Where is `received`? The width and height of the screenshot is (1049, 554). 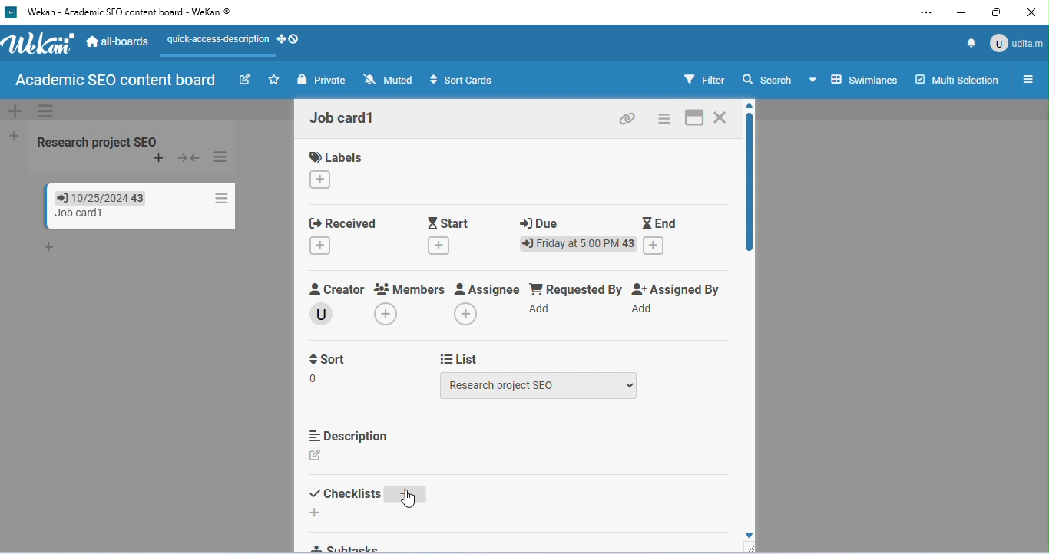 received is located at coordinates (342, 222).